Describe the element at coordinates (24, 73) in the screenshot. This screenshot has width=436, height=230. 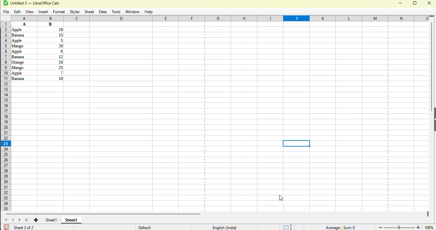
I see `` at that location.